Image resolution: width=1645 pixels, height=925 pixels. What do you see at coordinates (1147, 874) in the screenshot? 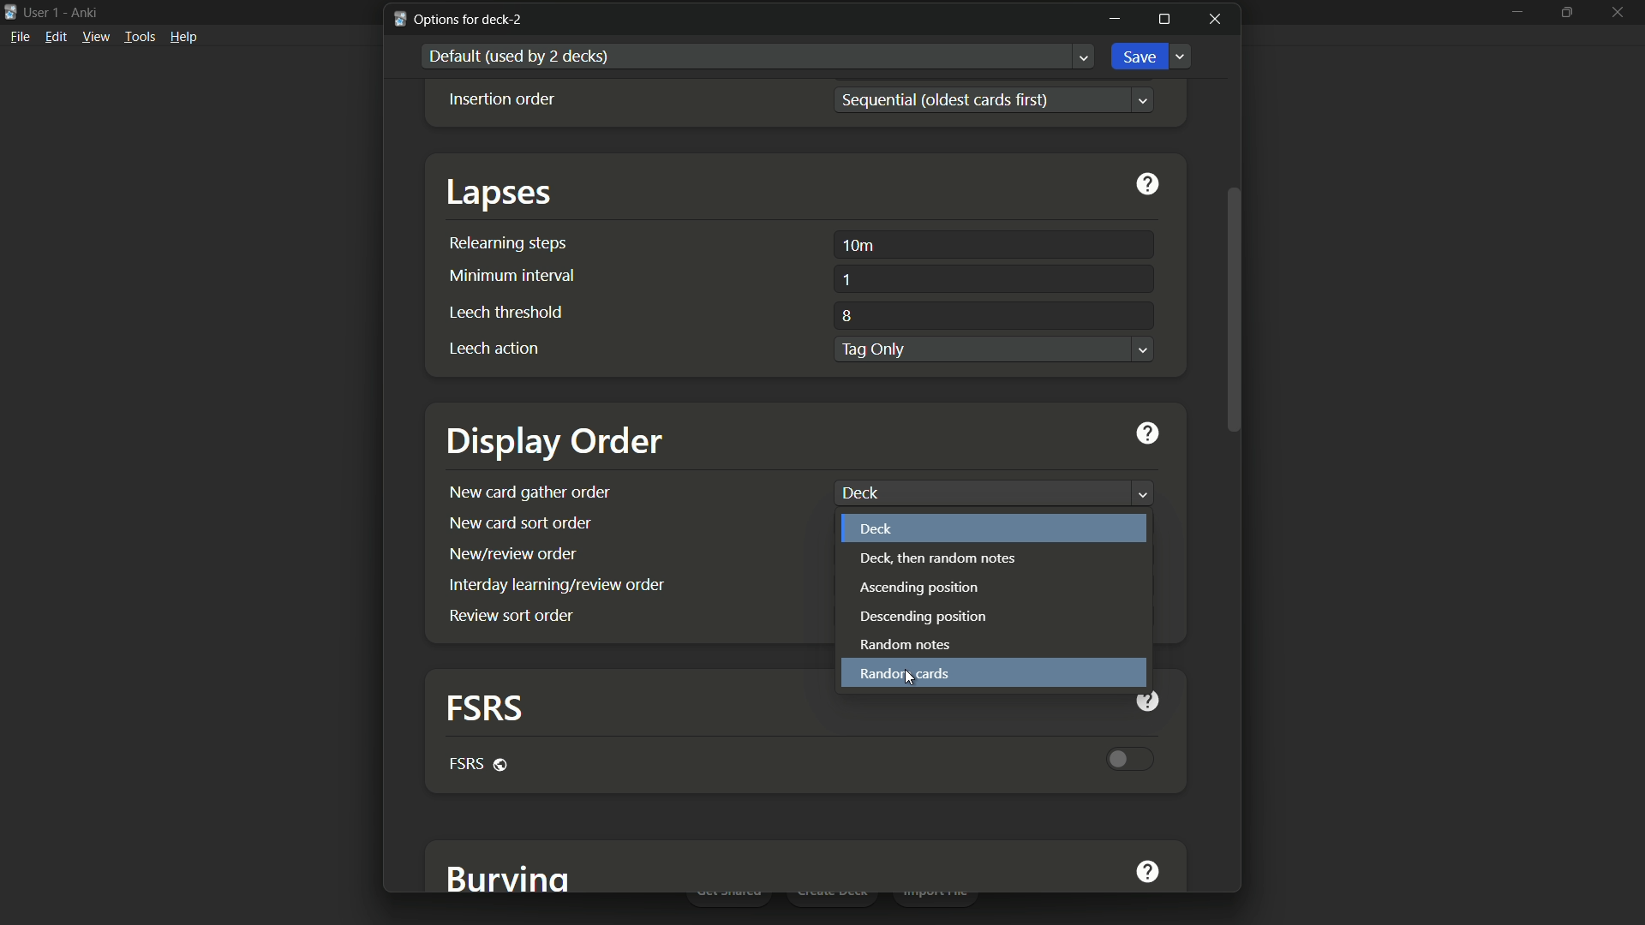
I see `get help` at bounding box center [1147, 874].